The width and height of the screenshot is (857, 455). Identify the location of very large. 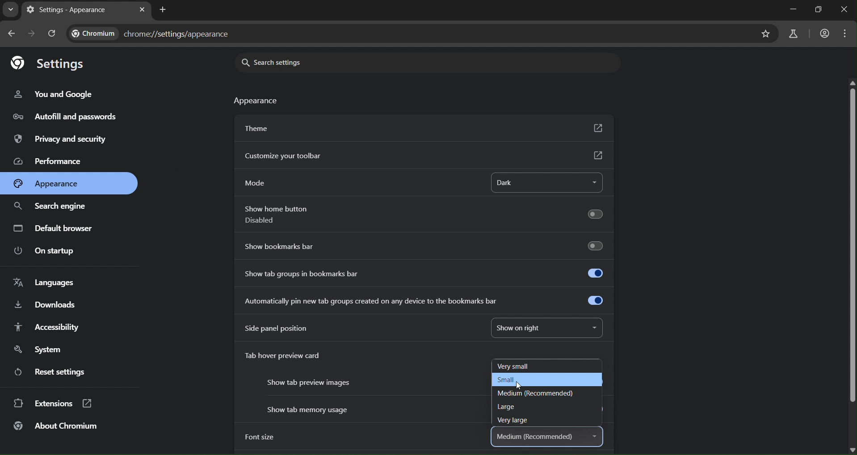
(522, 420).